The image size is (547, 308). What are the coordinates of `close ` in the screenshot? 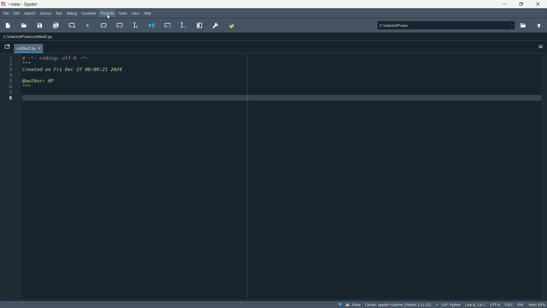 It's located at (538, 4).